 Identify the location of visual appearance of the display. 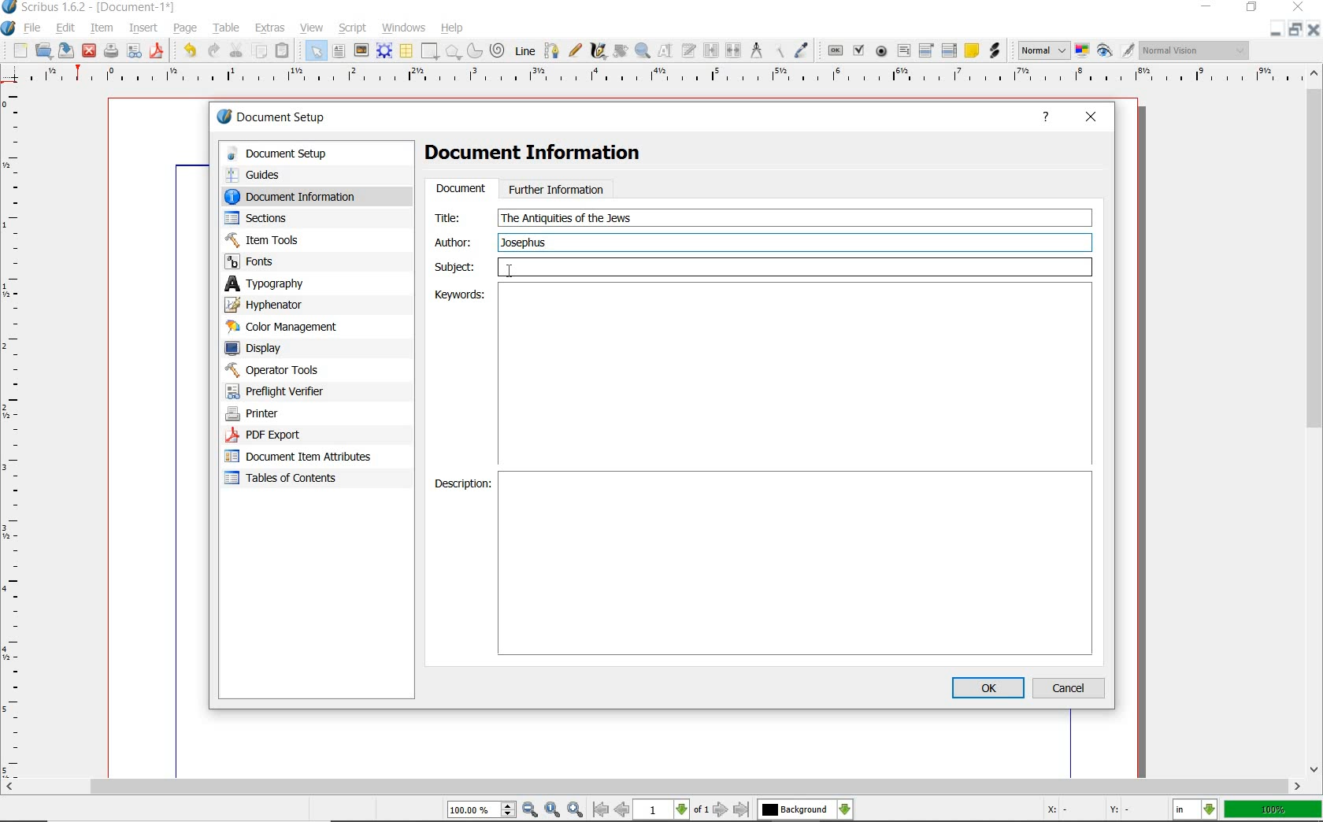
(1195, 50).